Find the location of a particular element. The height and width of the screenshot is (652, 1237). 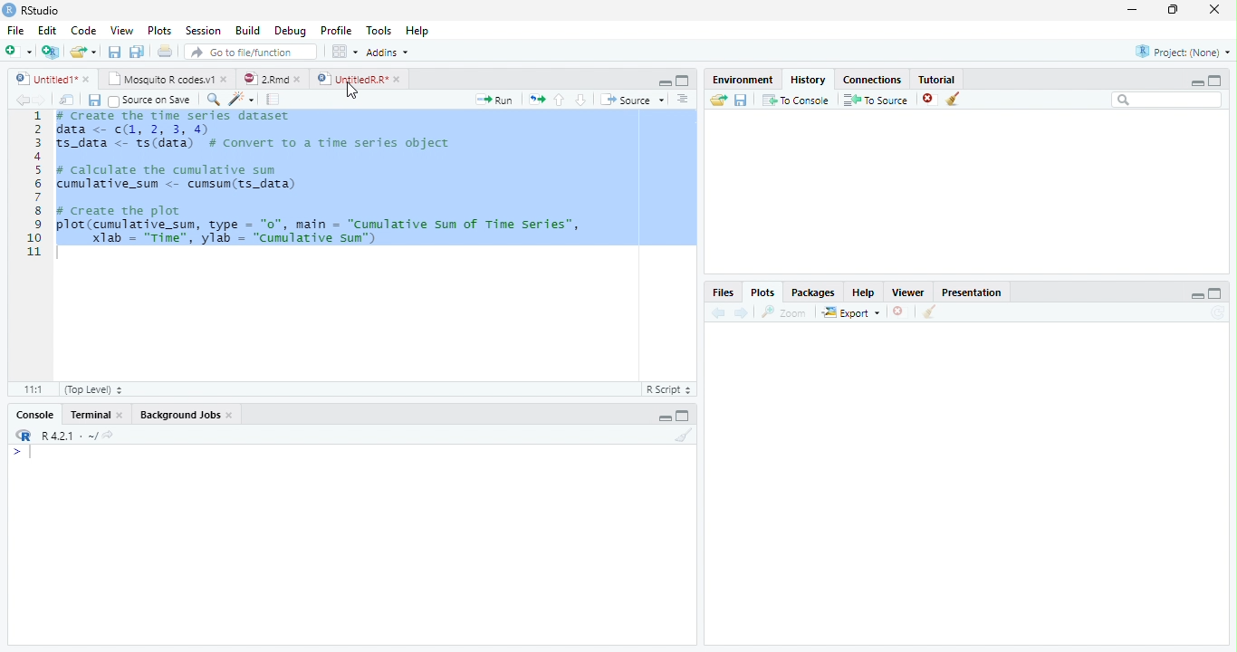

Minimize is located at coordinates (664, 418).